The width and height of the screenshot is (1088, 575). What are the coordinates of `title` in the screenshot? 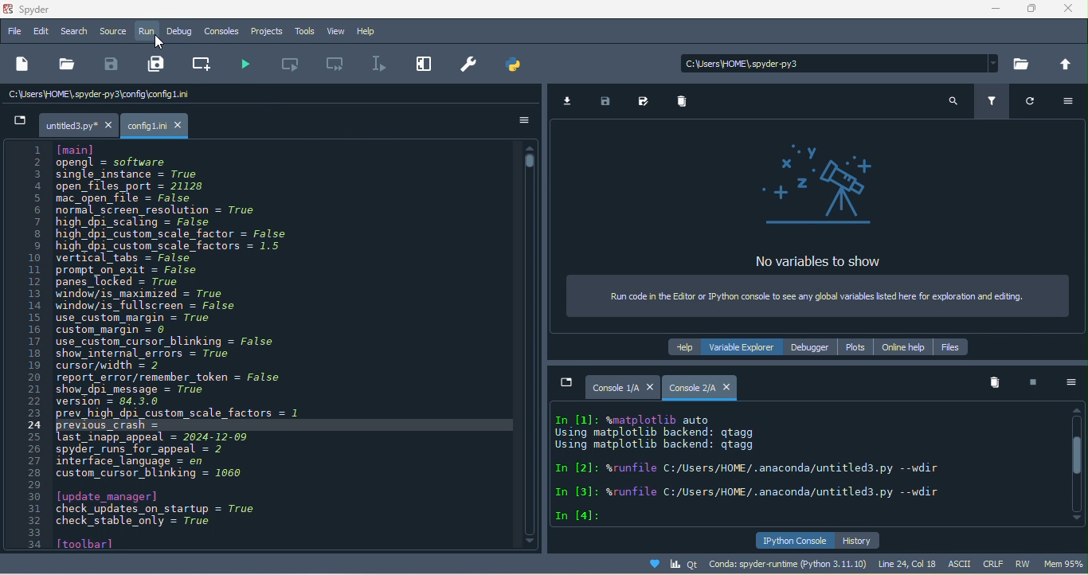 It's located at (37, 10).